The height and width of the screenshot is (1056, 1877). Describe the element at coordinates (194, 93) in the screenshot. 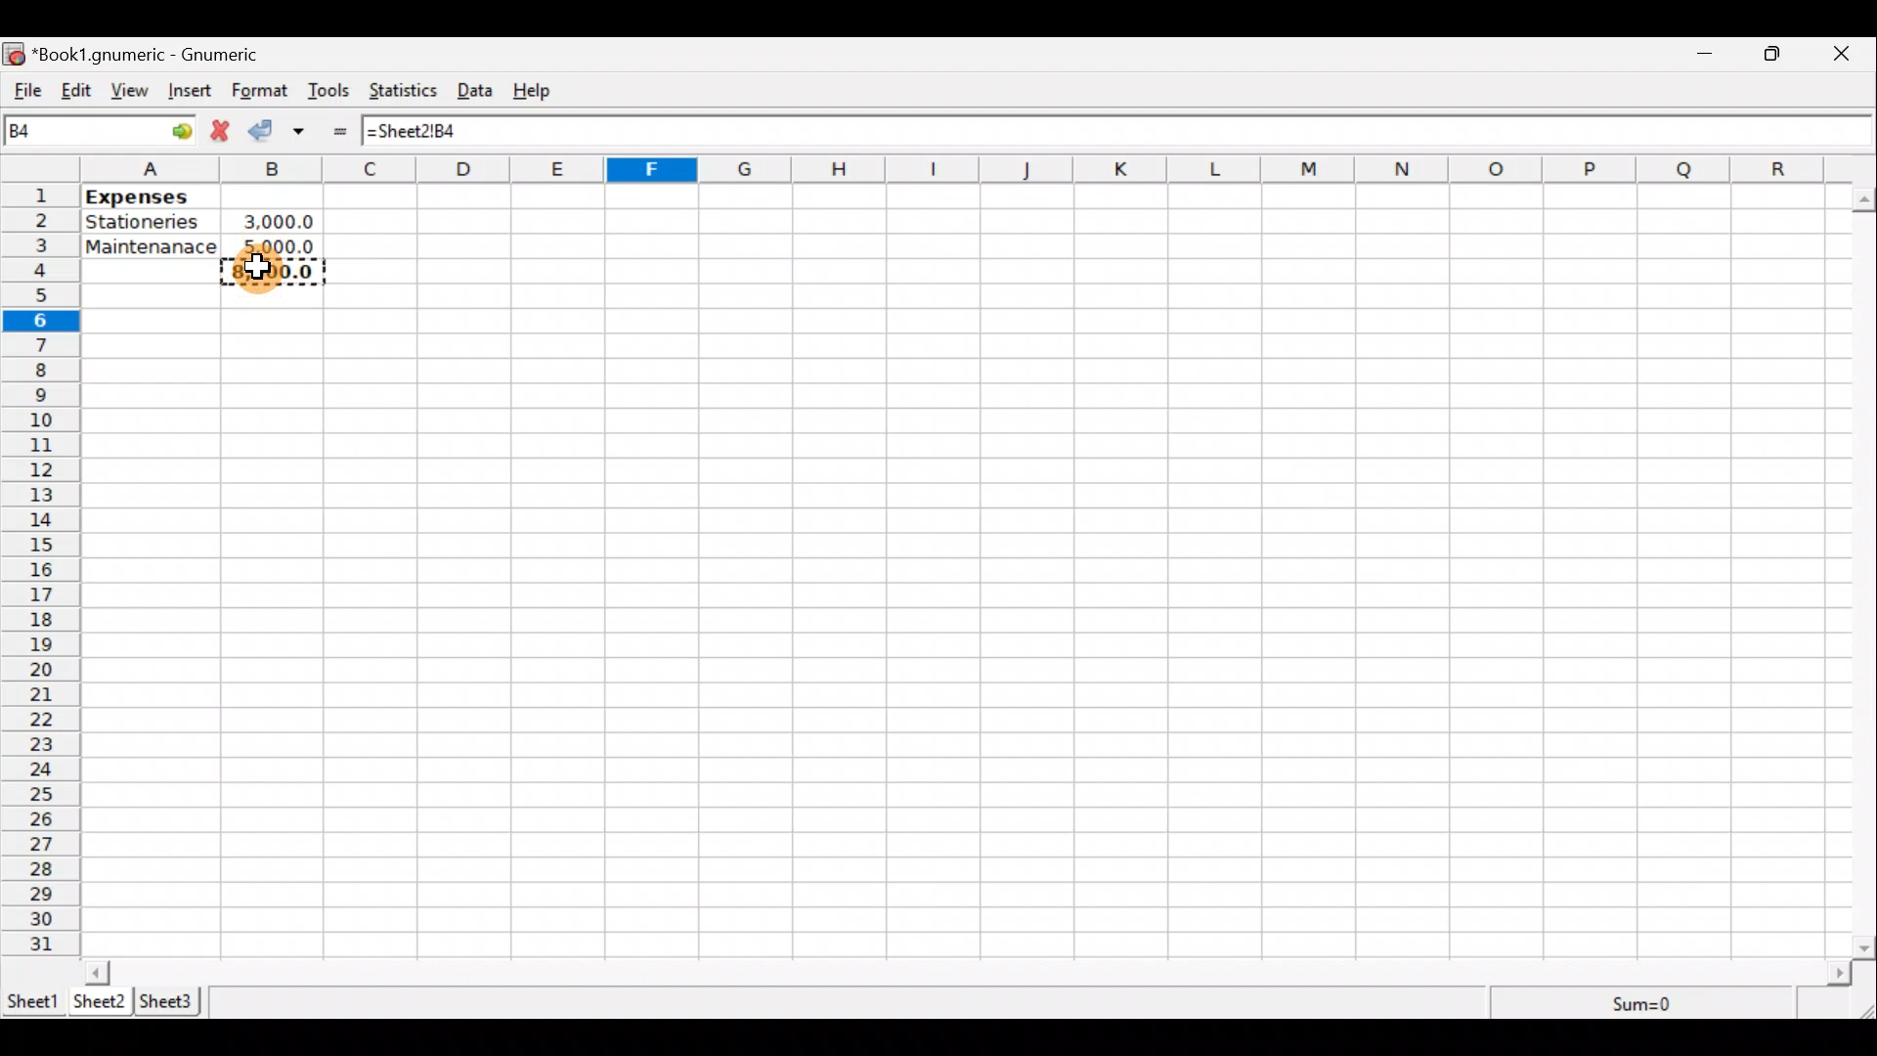

I see `Insert` at that location.